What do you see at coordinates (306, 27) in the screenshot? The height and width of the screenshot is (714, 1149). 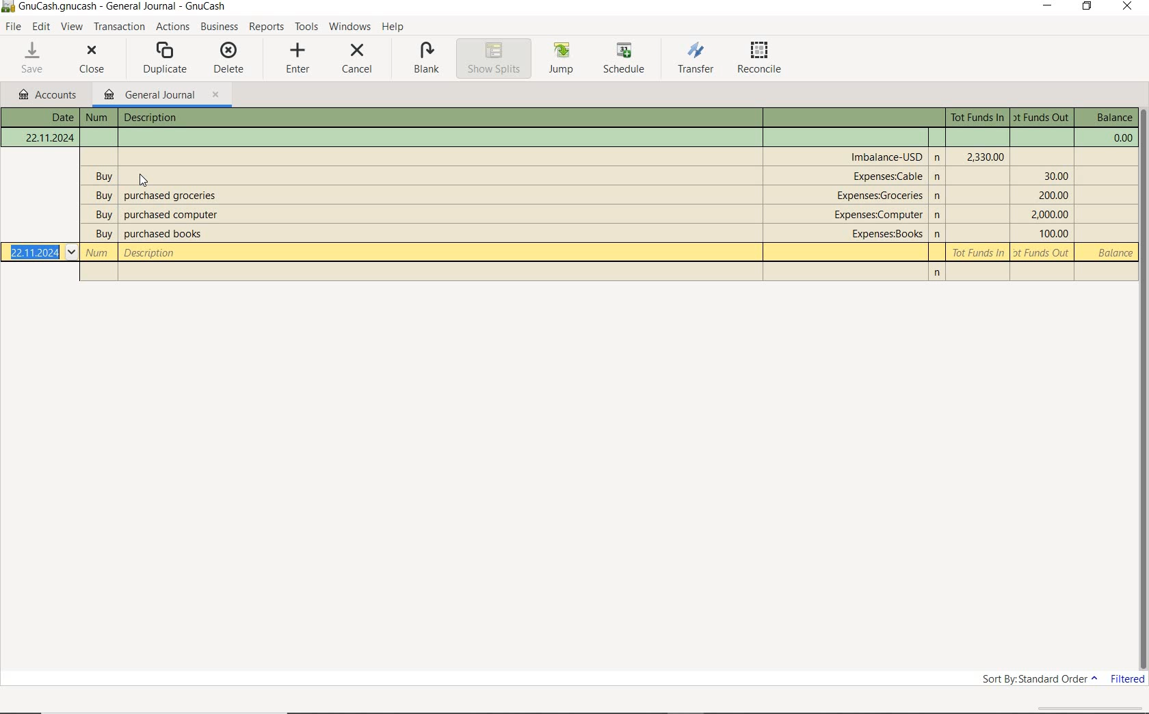 I see `TOOLS` at bounding box center [306, 27].